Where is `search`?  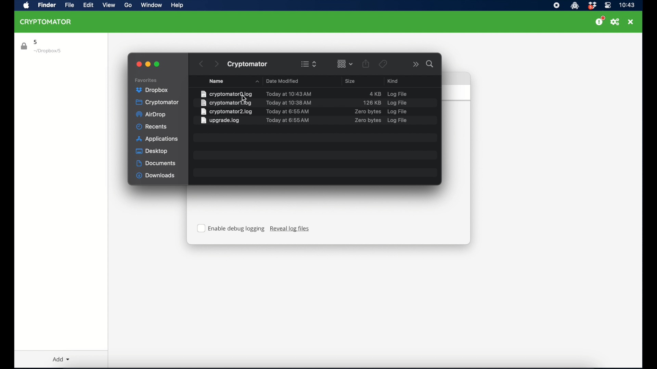
search is located at coordinates (430, 64).